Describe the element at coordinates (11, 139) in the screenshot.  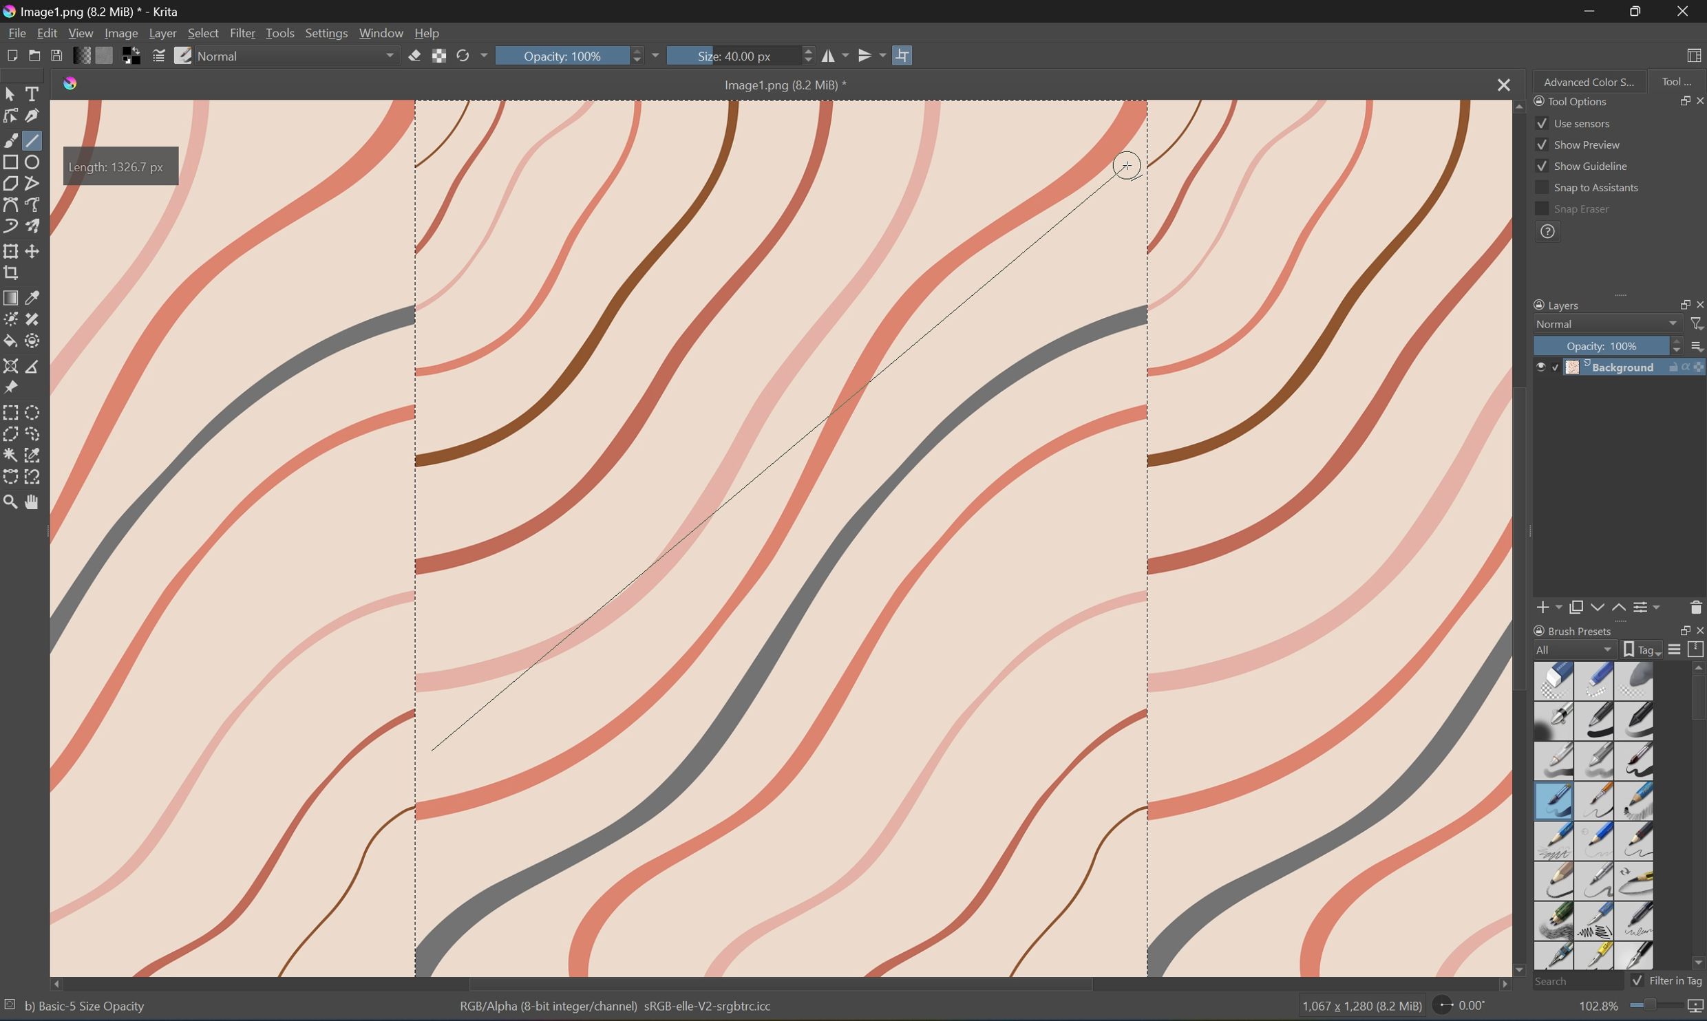
I see `Brush tool` at that location.